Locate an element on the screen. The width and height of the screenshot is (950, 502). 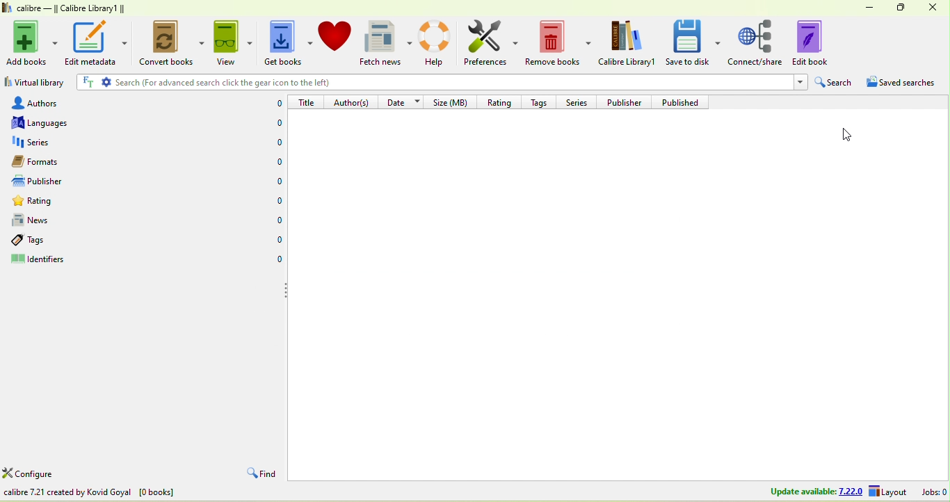
series is located at coordinates (58, 143).